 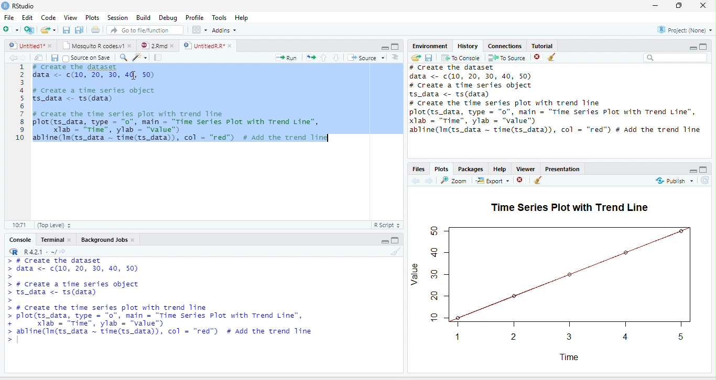 What do you see at coordinates (493, 181) in the screenshot?
I see `Export` at bounding box center [493, 181].